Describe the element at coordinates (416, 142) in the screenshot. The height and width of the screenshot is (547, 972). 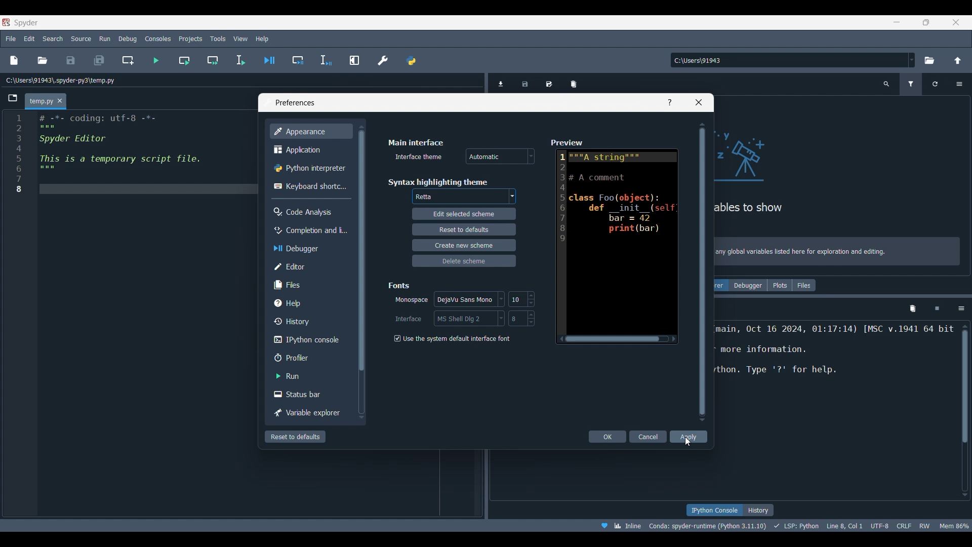
I see `Section title` at that location.